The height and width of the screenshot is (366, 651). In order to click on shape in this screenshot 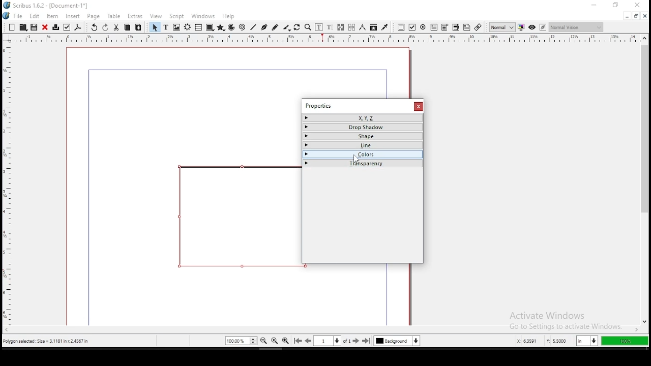, I will do `click(210, 27)`.